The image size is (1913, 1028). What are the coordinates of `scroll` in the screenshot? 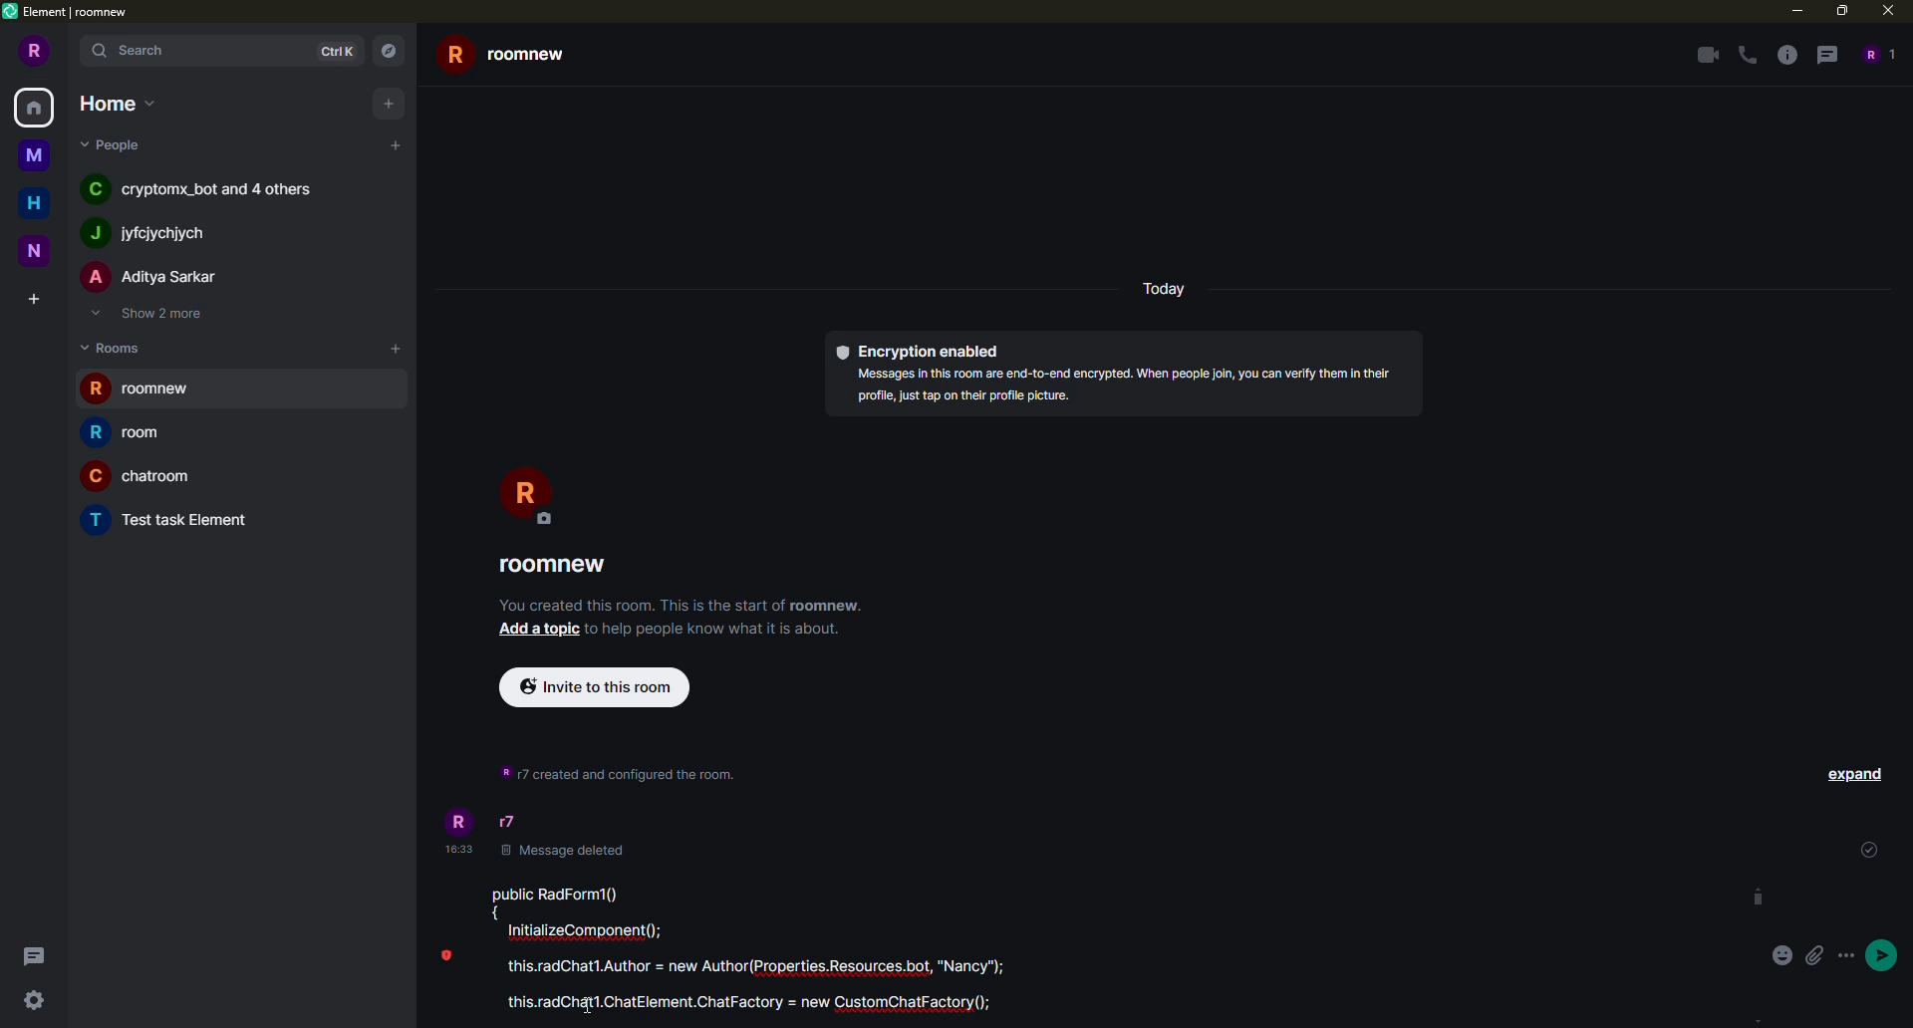 It's located at (1761, 896).